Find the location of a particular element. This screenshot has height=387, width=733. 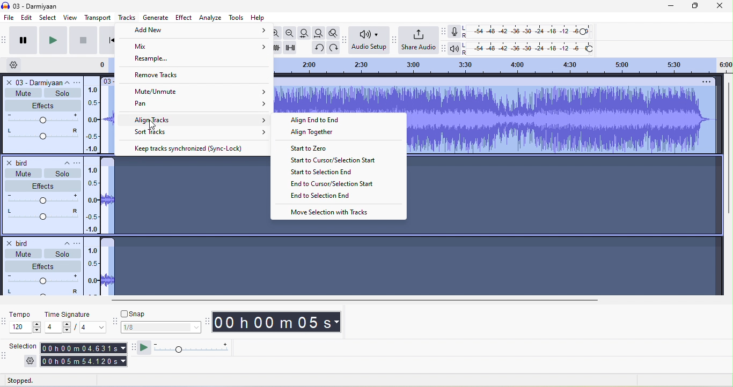

record meter is located at coordinates (455, 33).